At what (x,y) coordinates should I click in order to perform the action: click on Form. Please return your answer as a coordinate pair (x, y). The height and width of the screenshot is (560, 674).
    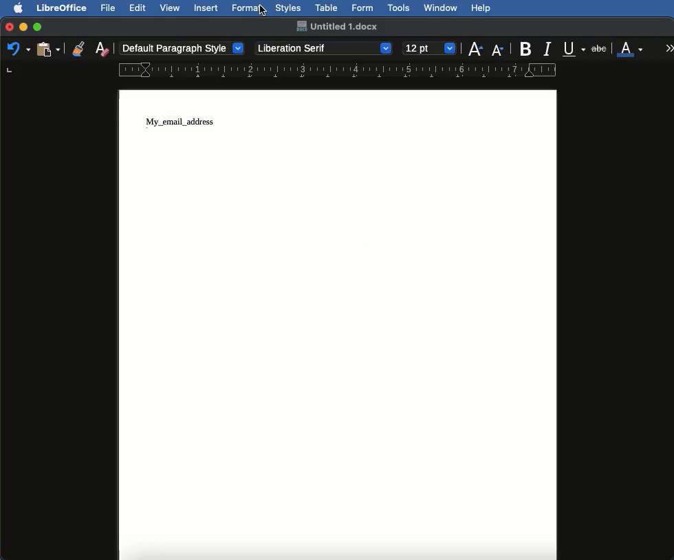
    Looking at the image, I should click on (362, 8).